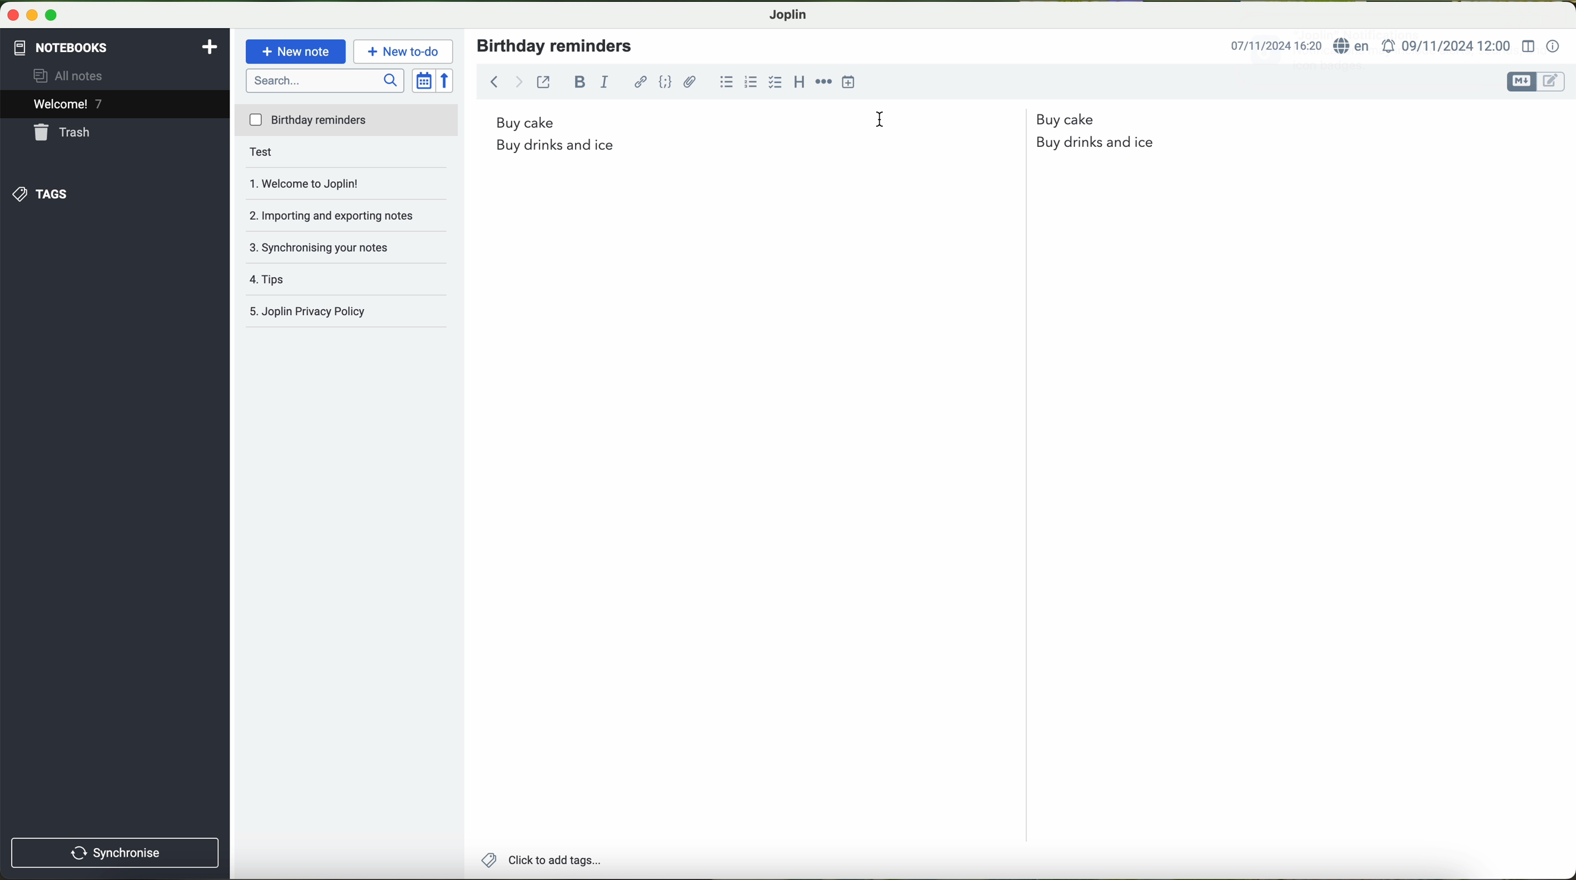 This screenshot has width=1576, height=880. Describe the element at coordinates (325, 82) in the screenshot. I see `search bar` at that location.